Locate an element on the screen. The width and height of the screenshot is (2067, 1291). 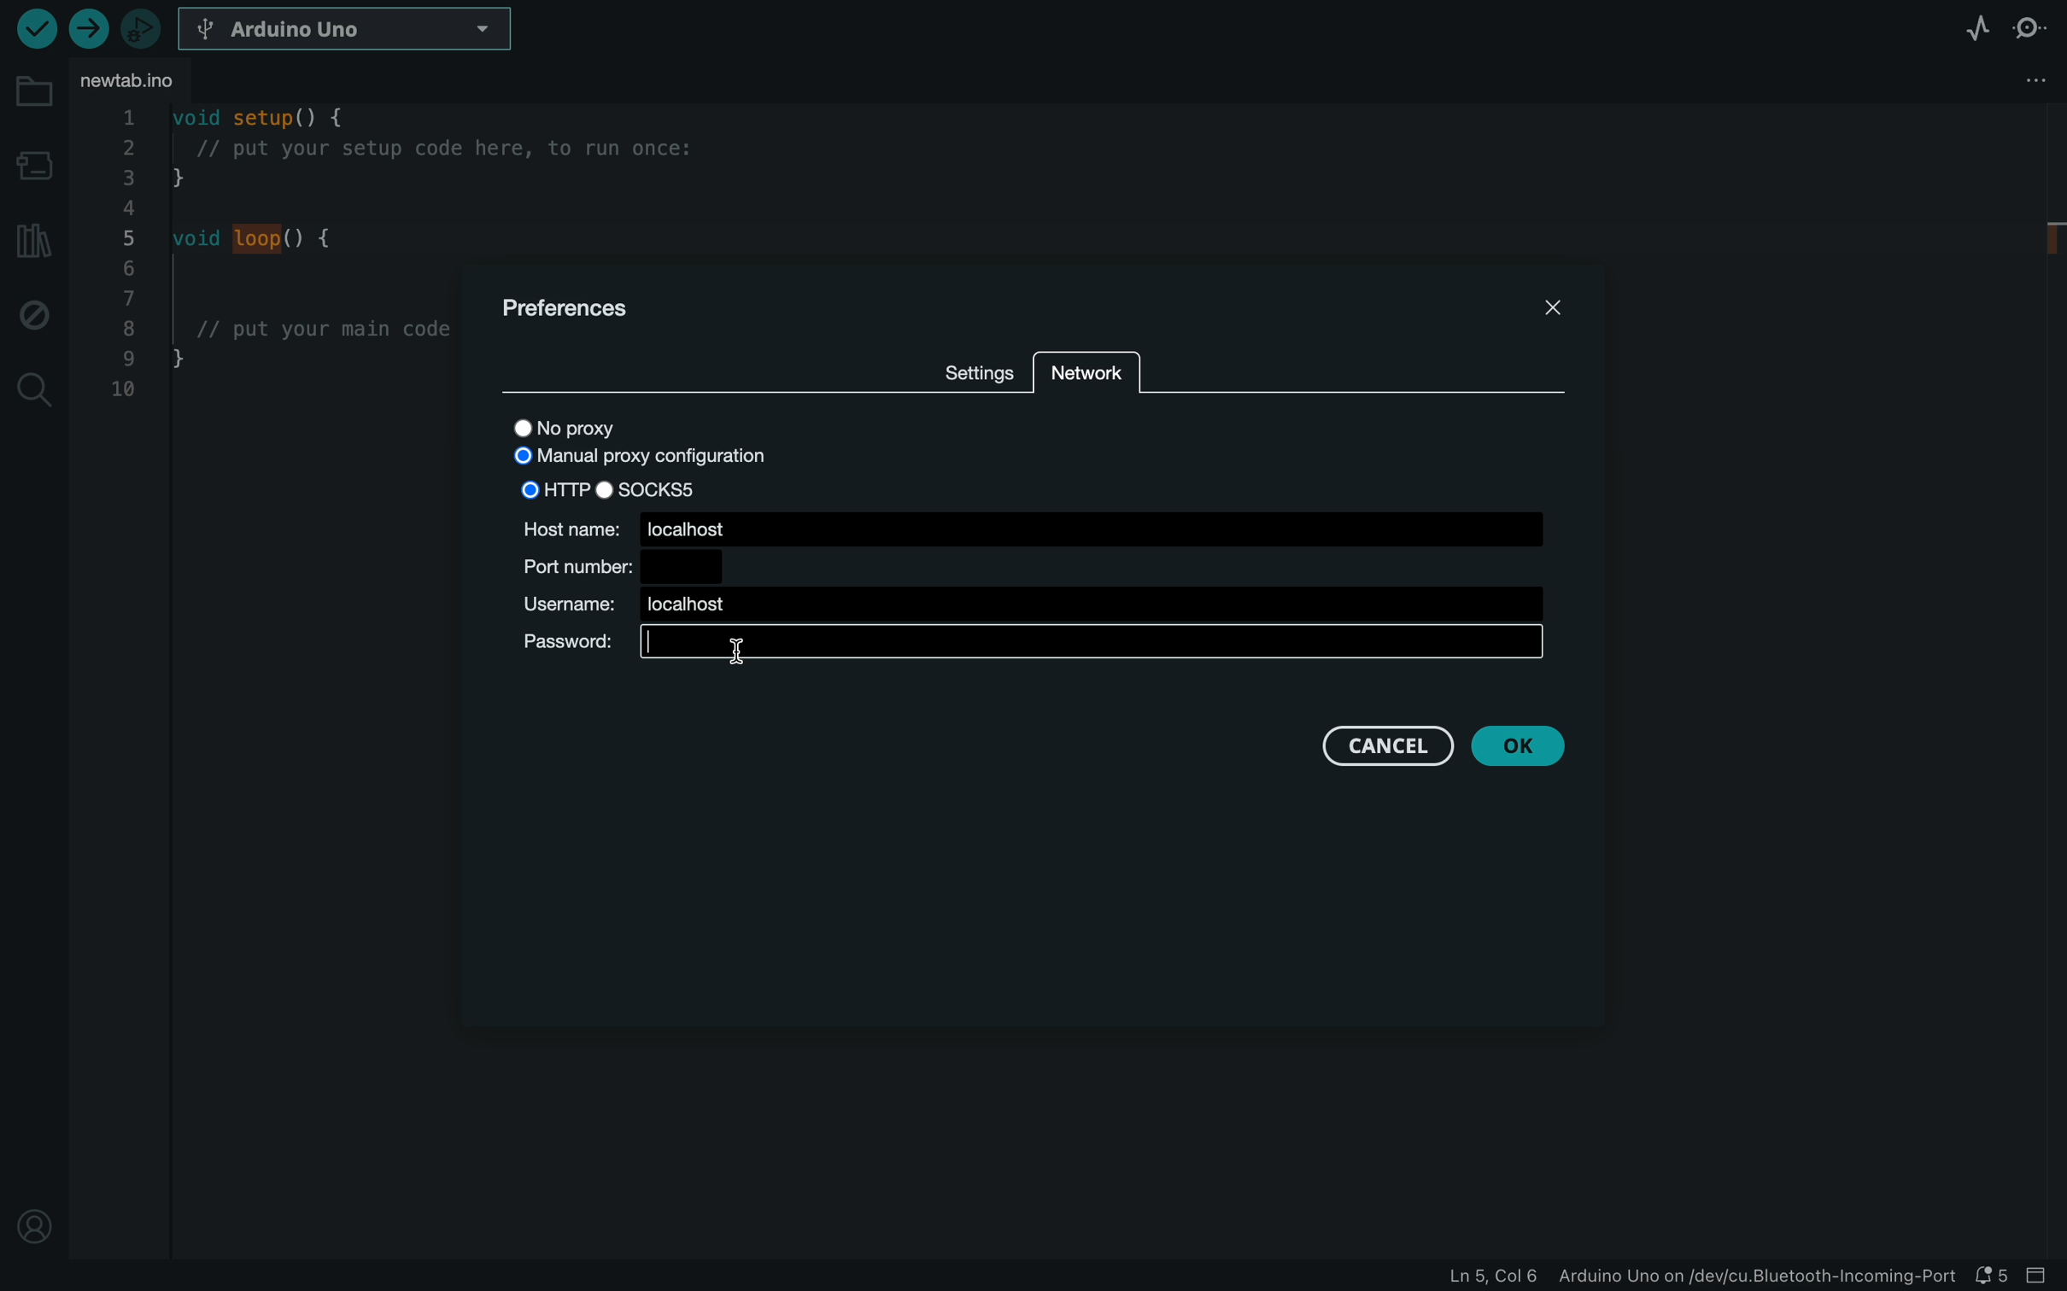
file information is located at coordinates (1703, 1279).